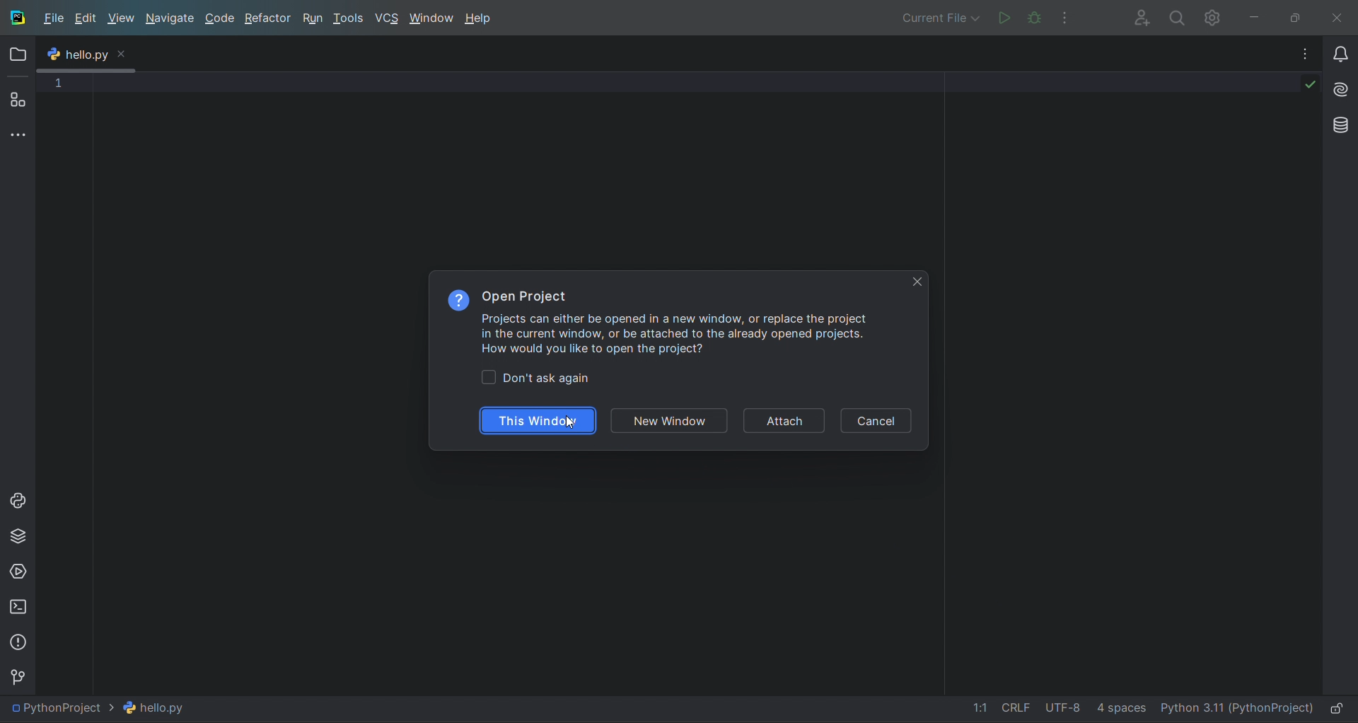 Image resolution: width=1358 pixels, height=723 pixels. Describe the element at coordinates (487, 378) in the screenshot. I see `check box` at that location.